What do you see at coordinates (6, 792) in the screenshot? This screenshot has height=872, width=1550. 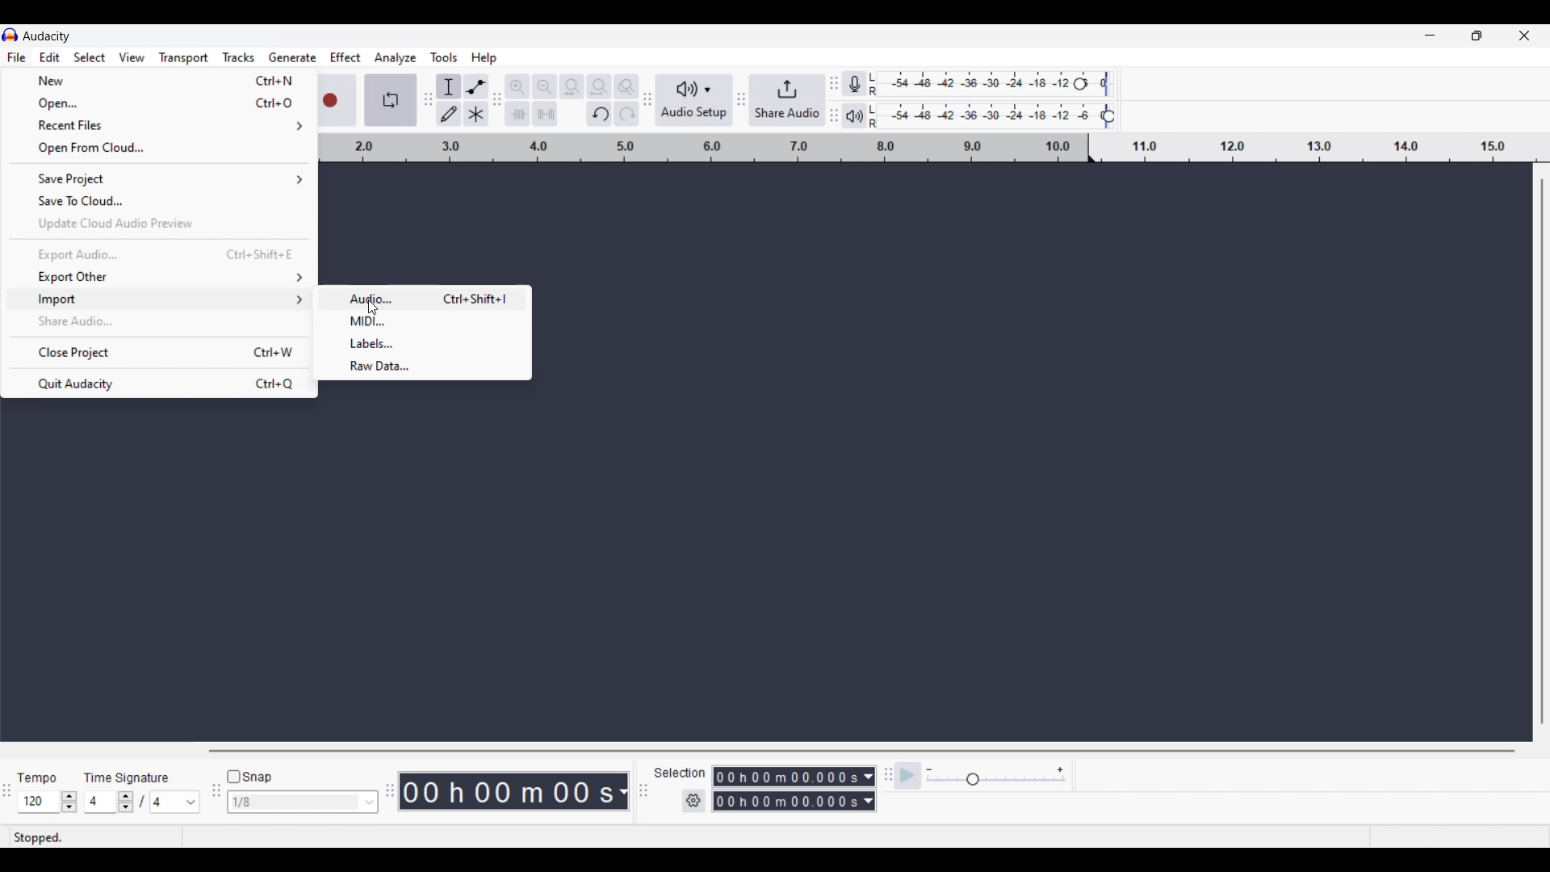 I see `signature time tool bar` at bounding box center [6, 792].